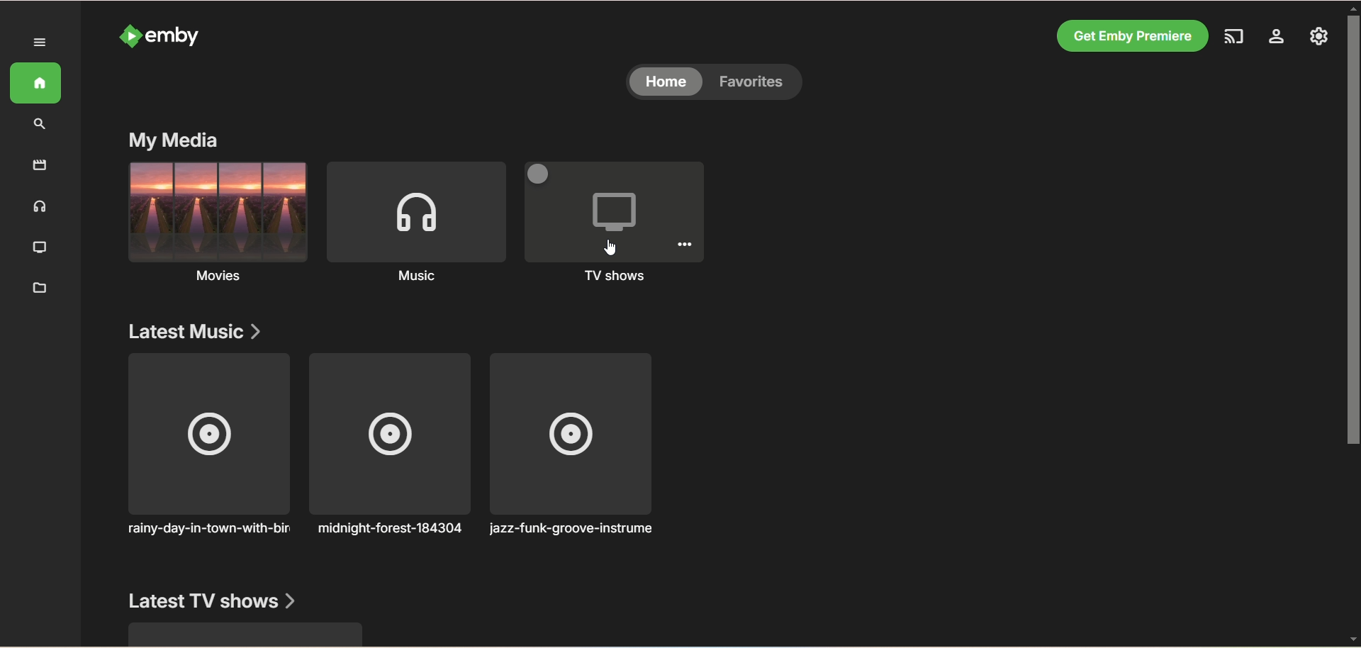 This screenshot has height=648, width=1361. I want to click on expand, so click(40, 43).